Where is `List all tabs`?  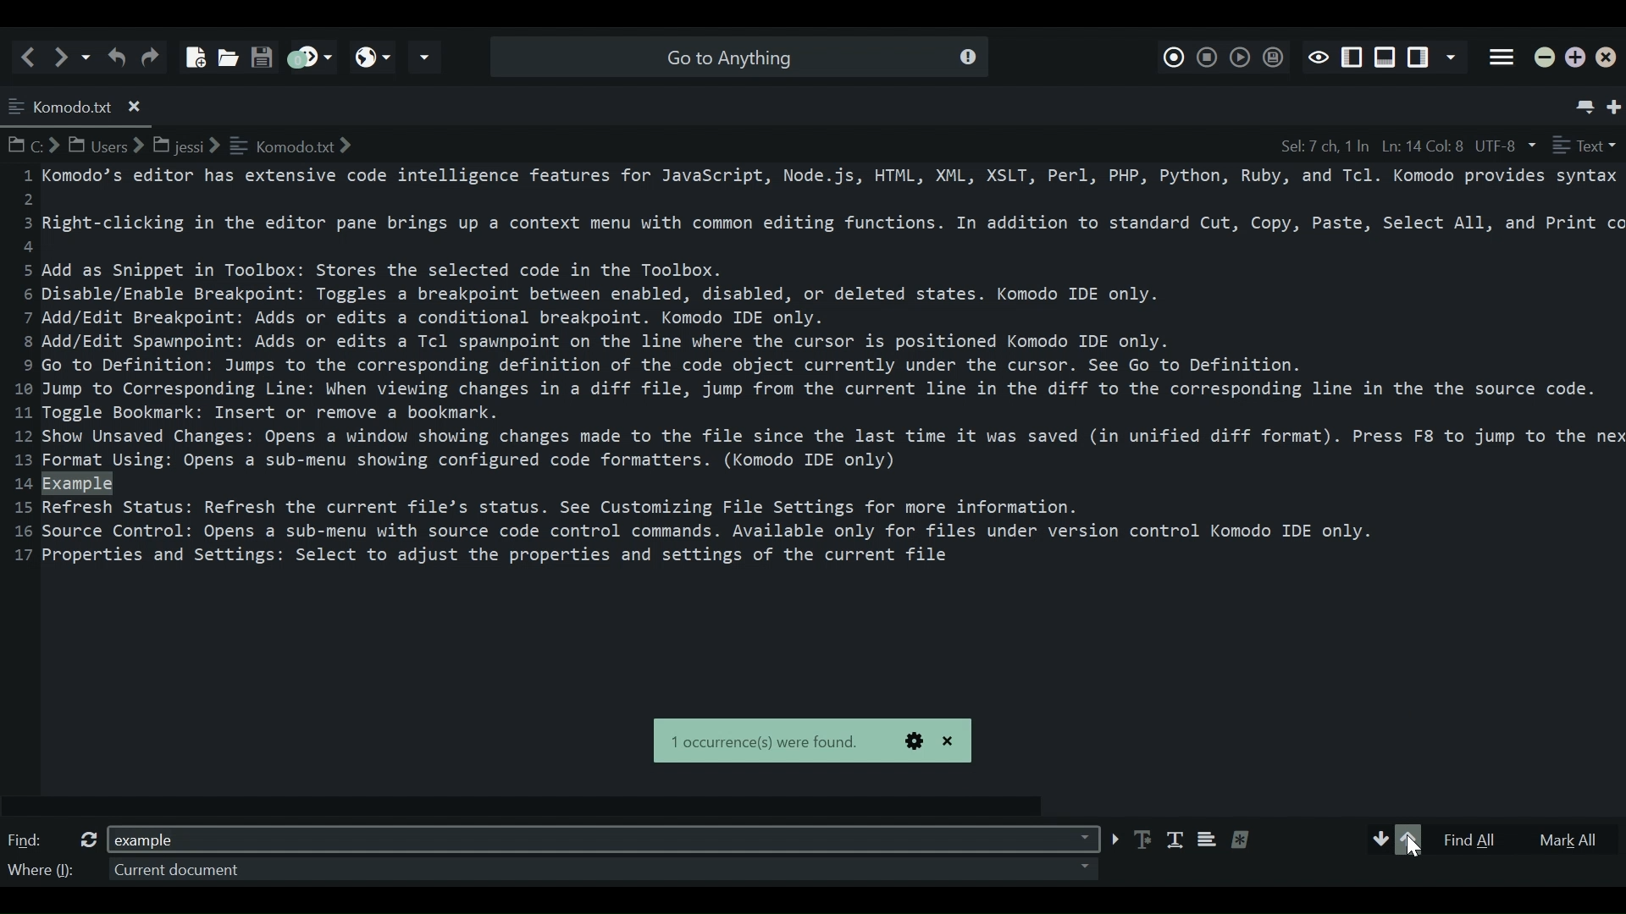 List all tabs is located at coordinates (1582, 102).